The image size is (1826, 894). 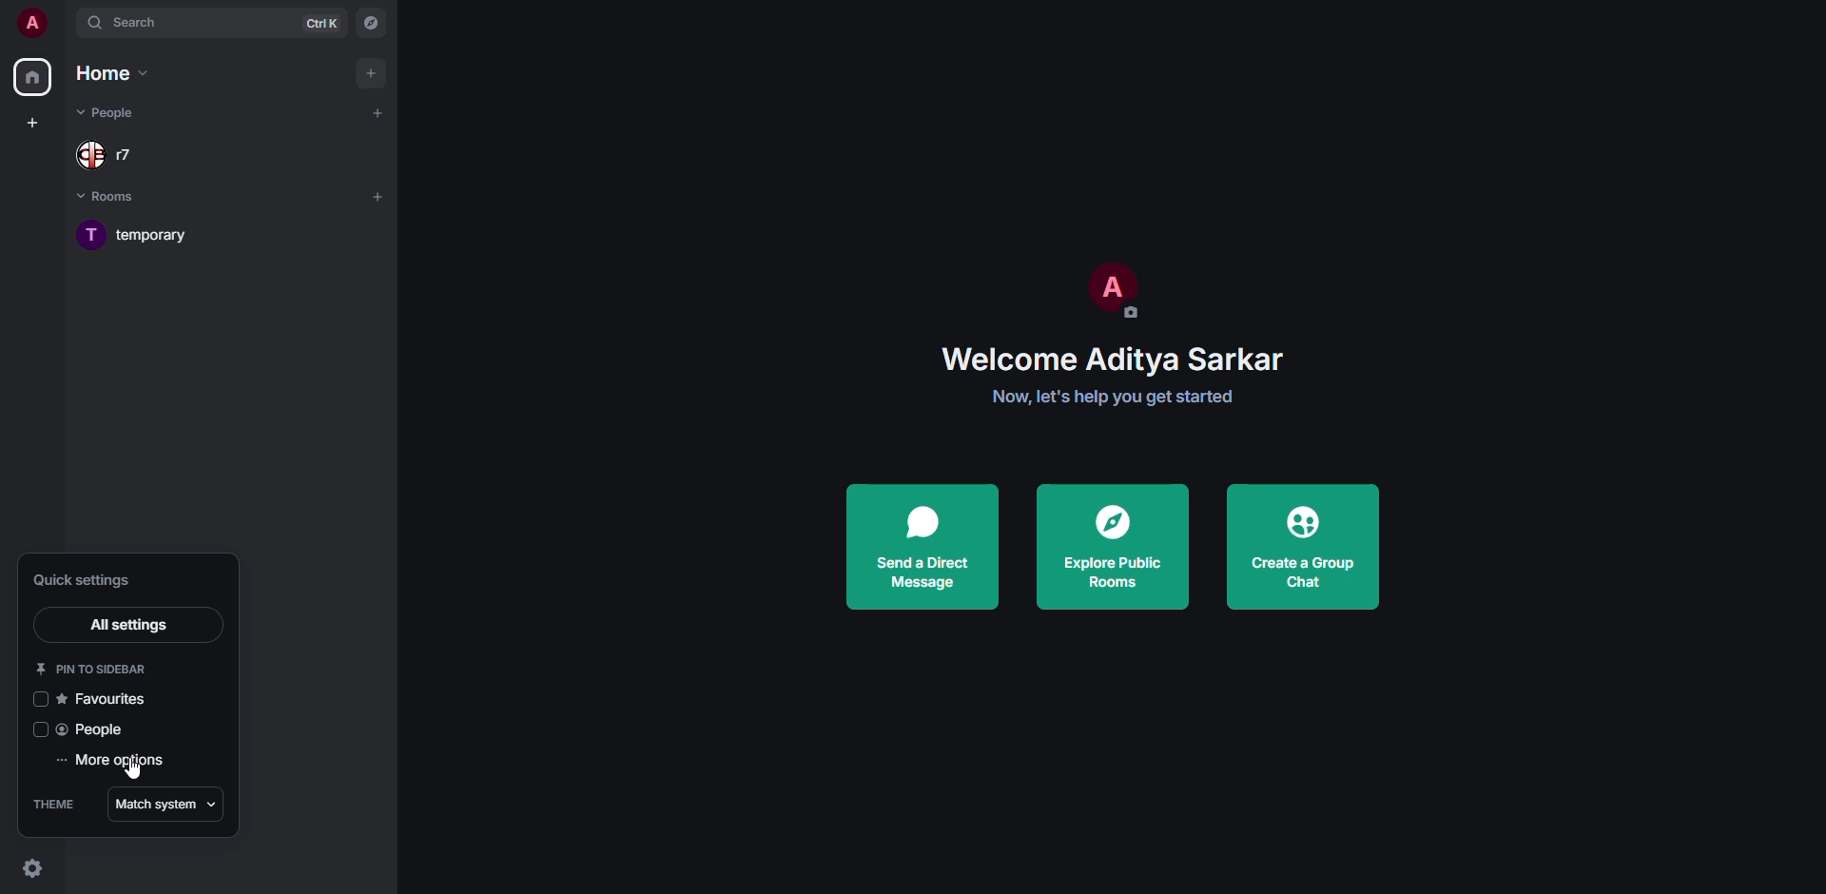 I want to click on add, so click(x=379, y=112).